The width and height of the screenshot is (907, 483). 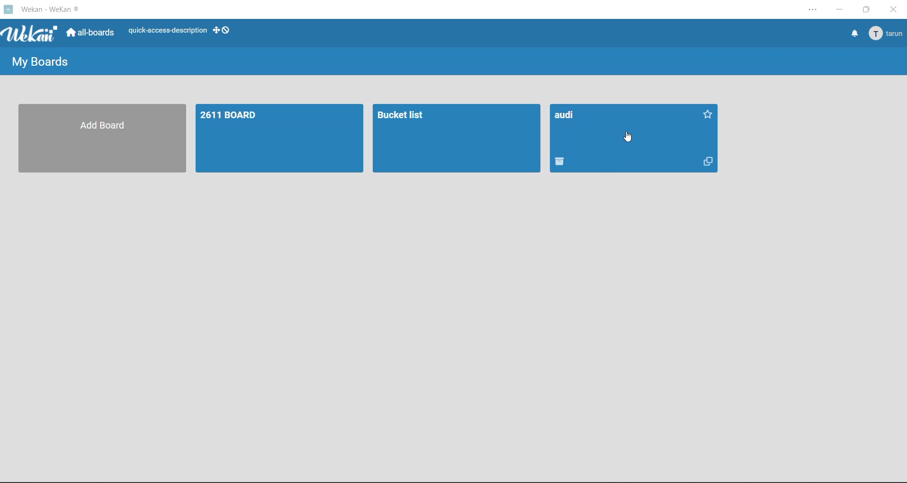 What do you see at coordinates (708, 161) in the screenshot?
I see `Copy` at bounding box center [708, 161].